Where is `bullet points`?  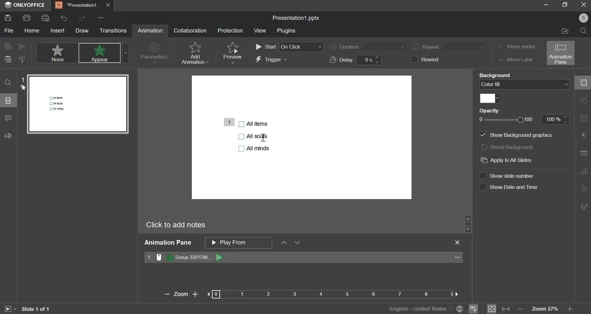 bullet points is located at coordinates (253, 137).